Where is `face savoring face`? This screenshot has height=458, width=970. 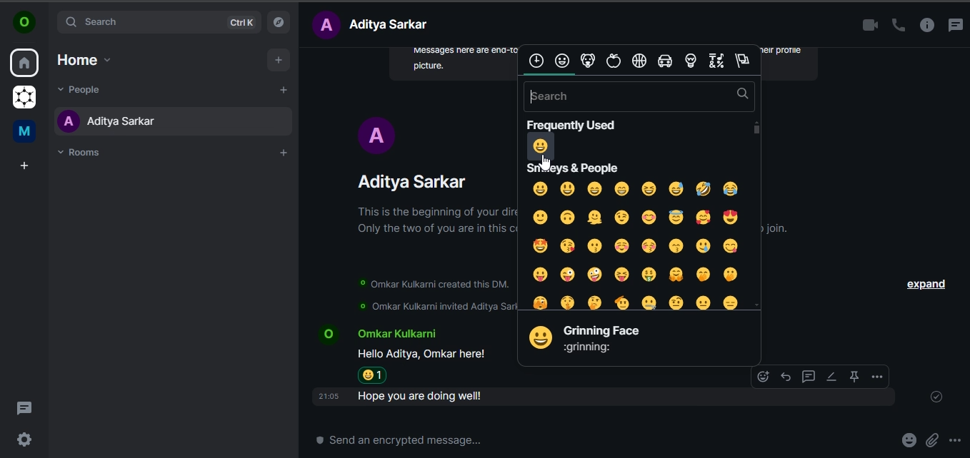 face savoring face is located at coordinates (730, 245).